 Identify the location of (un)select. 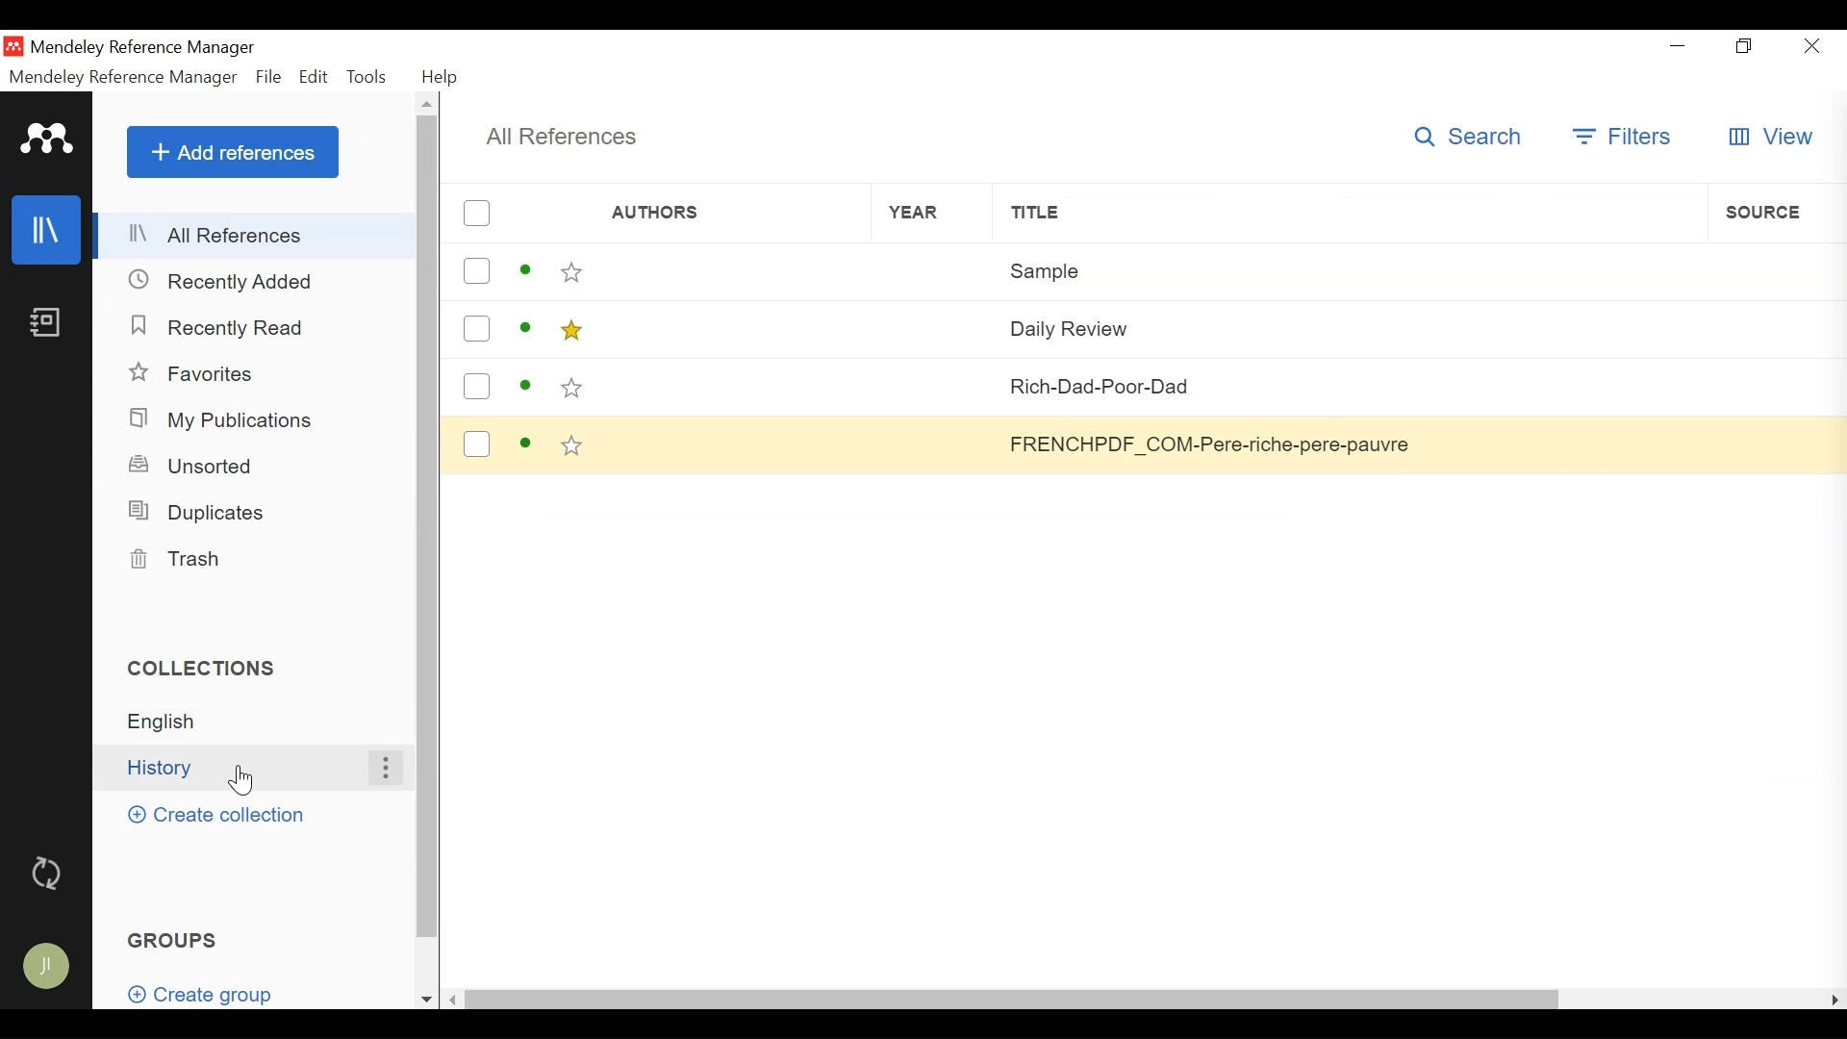
(476, 214).